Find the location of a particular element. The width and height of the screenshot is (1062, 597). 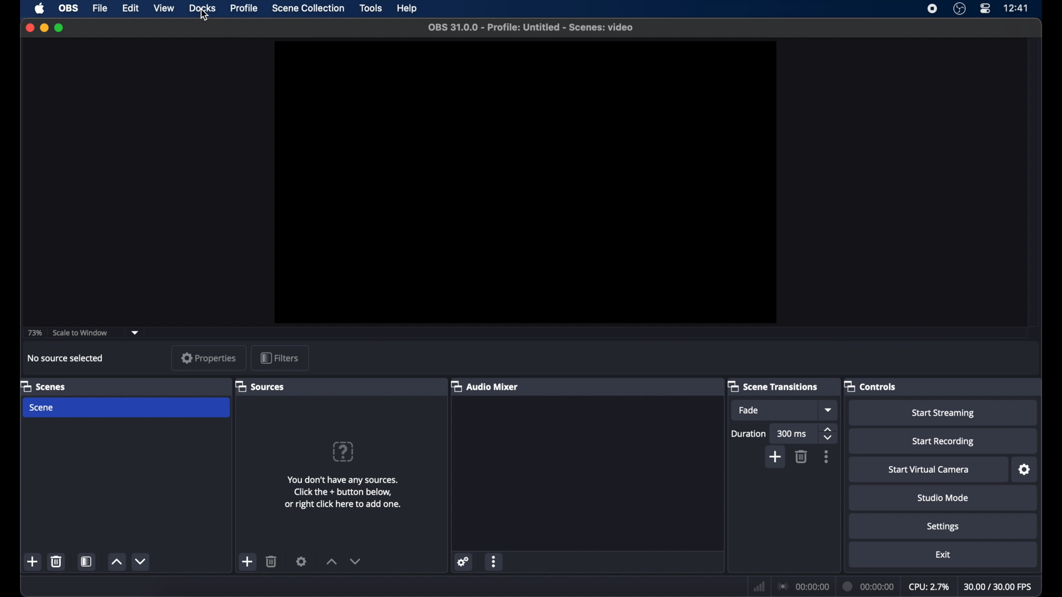

profile is located at coordinates (245, 8).